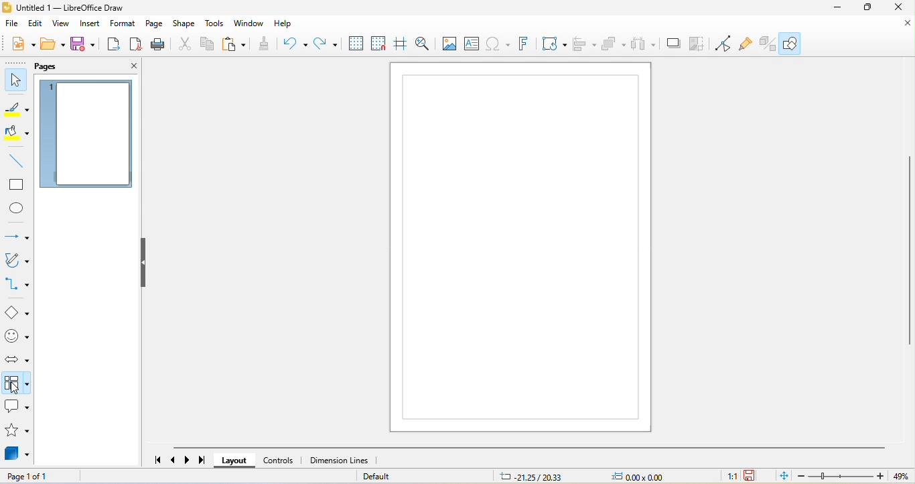 The image size is (915, 484). Describe the element at coordinates (19, 455) in the screenshot. I see `3d object` at that location.